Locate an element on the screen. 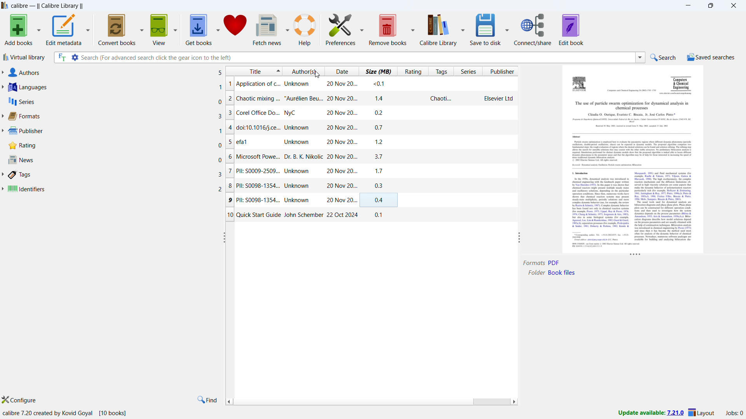 This screenshot has height=419, width=746. resize is located at coordinates (223, 237).